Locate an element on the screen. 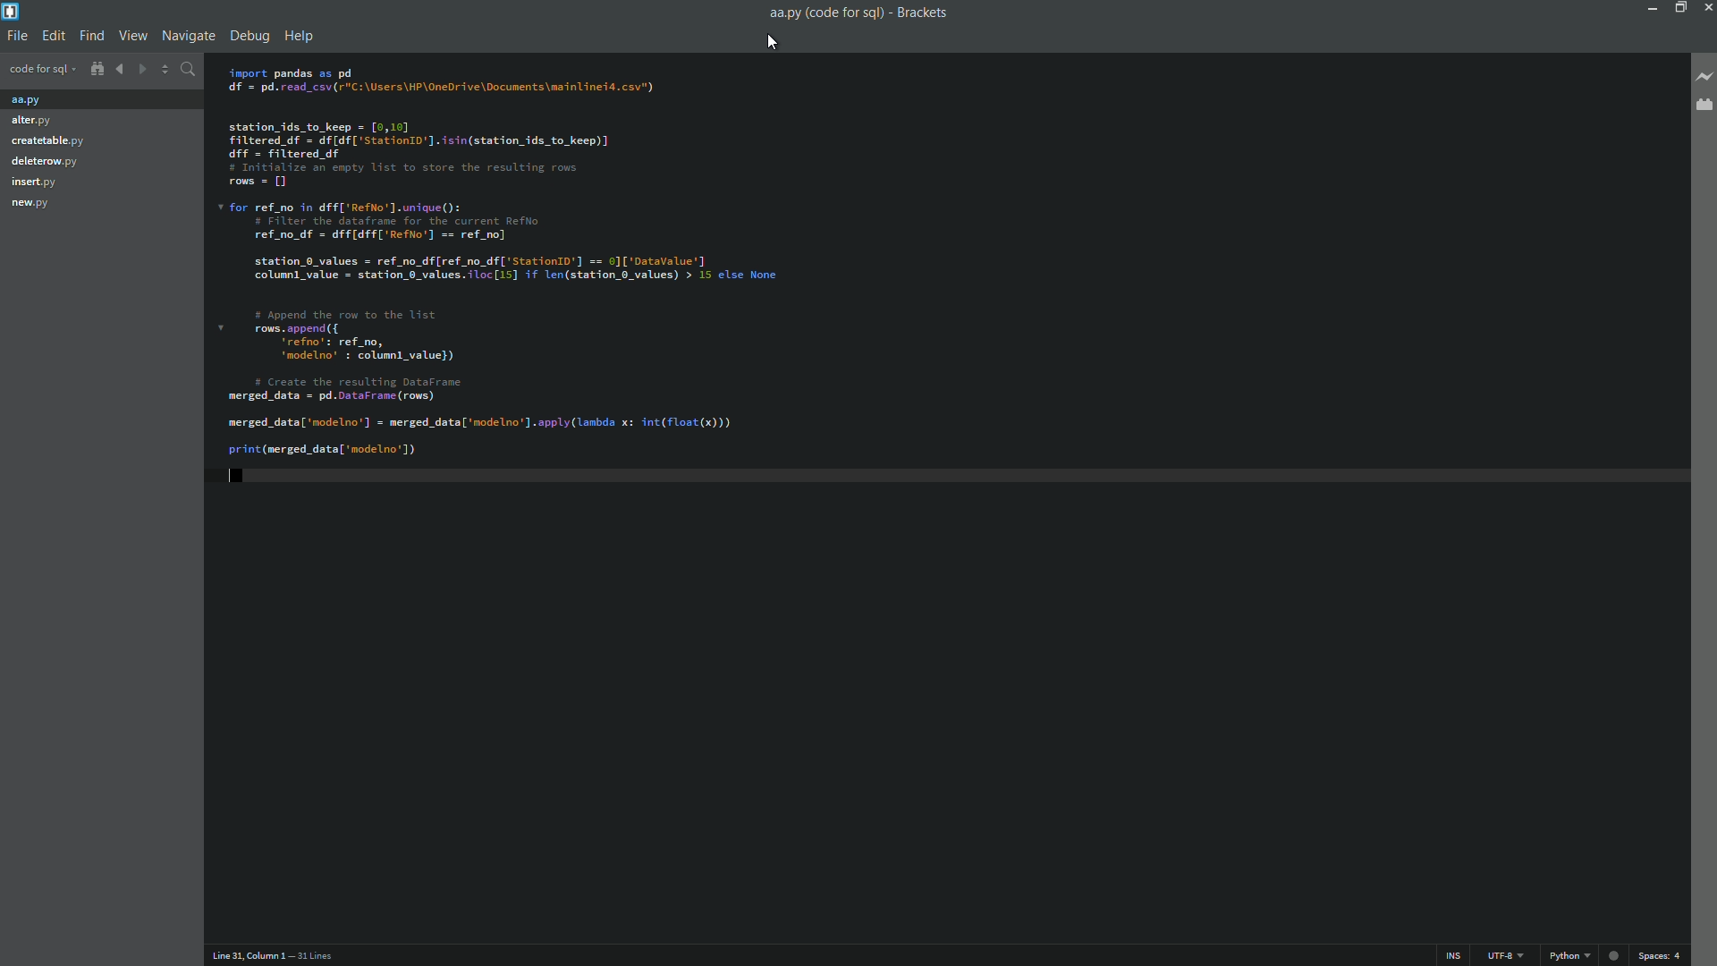 The height and width of the screenshot is (966, 1717). view menu is located at coordinates (131, 36).